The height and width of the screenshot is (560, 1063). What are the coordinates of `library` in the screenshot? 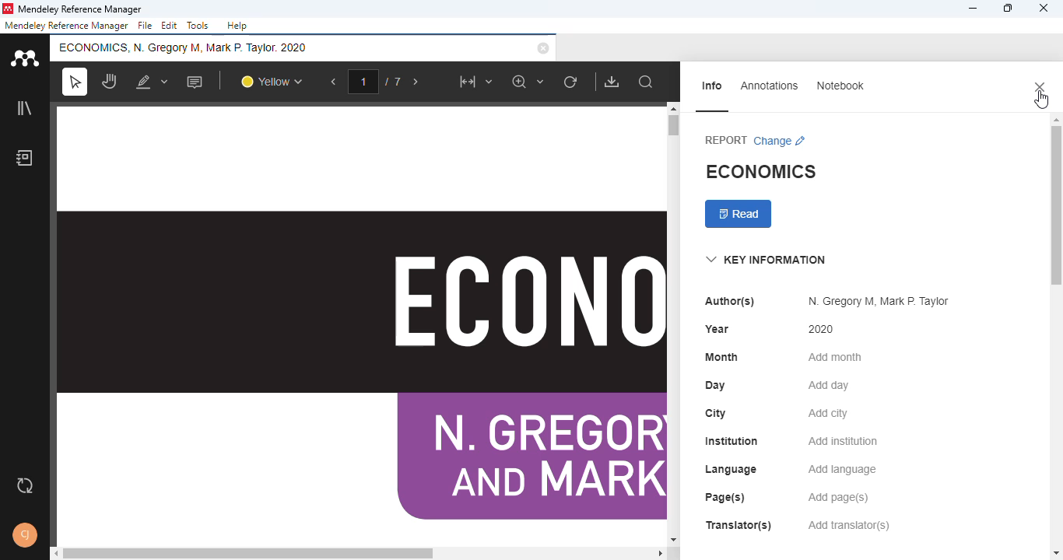 It's located at (25, 107).